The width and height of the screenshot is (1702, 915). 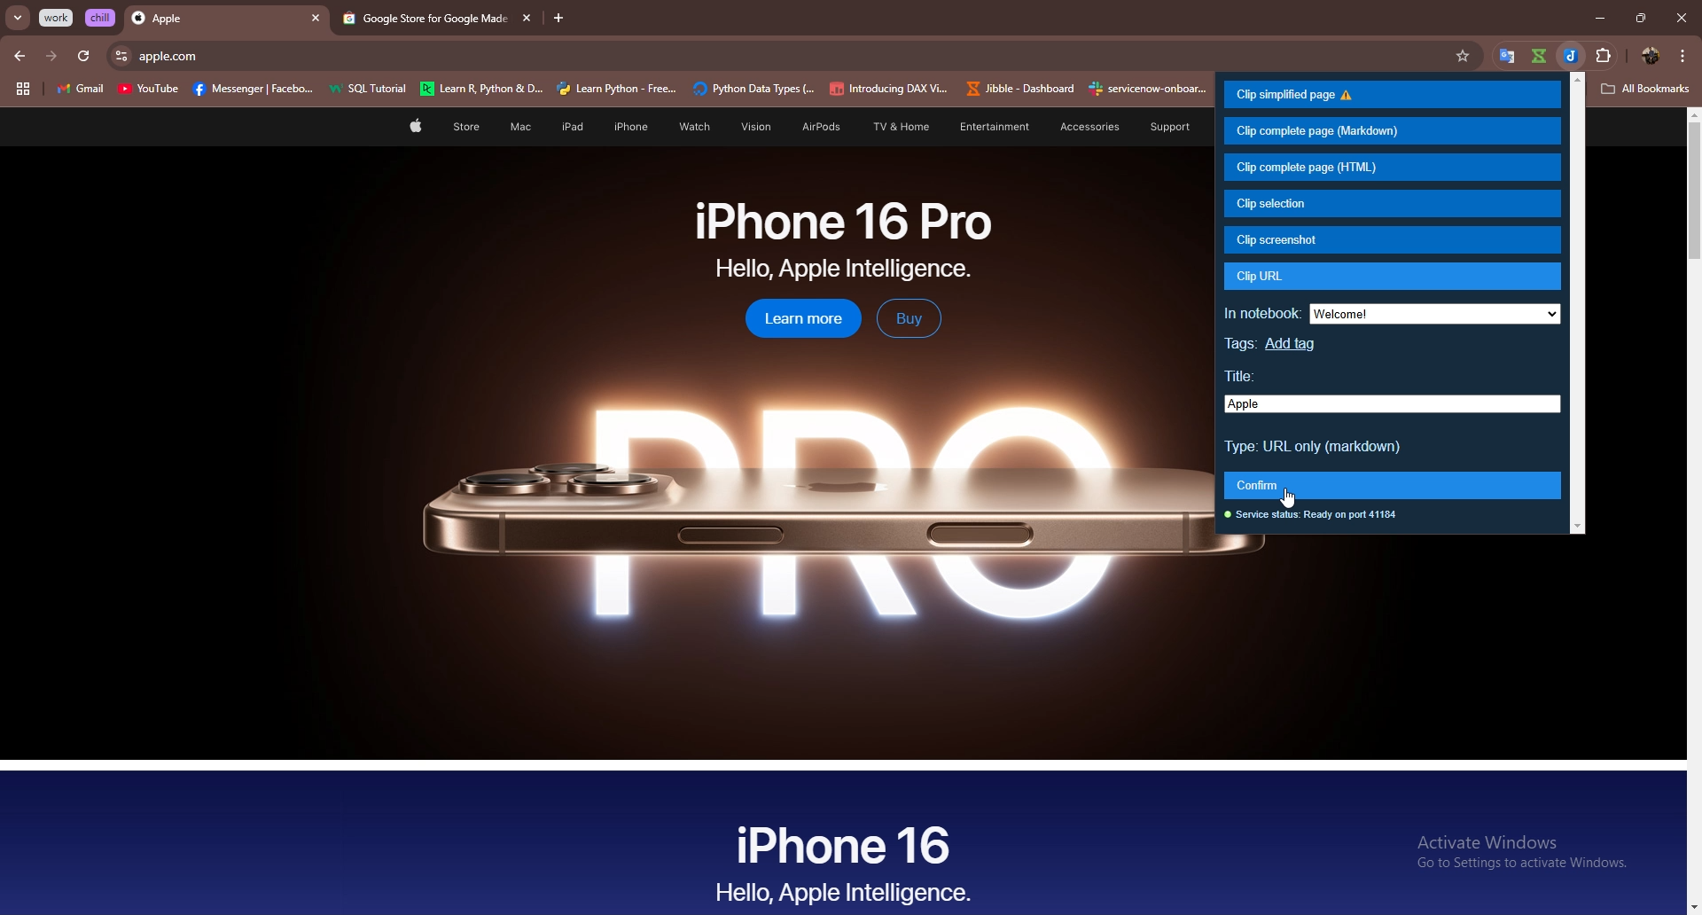 What do you see at coordinates (1149, 89) in the screenshot?
I see `he
<£ senvicenow-onboar...` at bounding box center [1149, 89].